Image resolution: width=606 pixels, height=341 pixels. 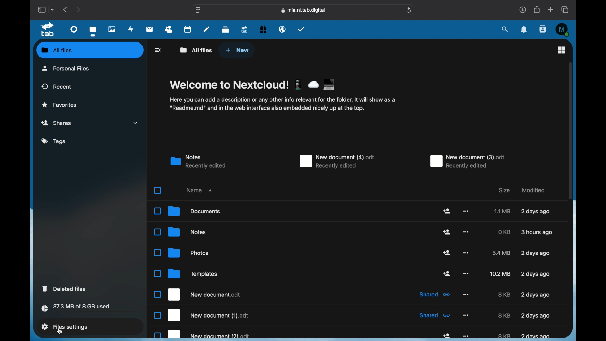 What do you see at coordinates (447, 211) in the screenshot?
I see `share` at bounding box center [447, 211].